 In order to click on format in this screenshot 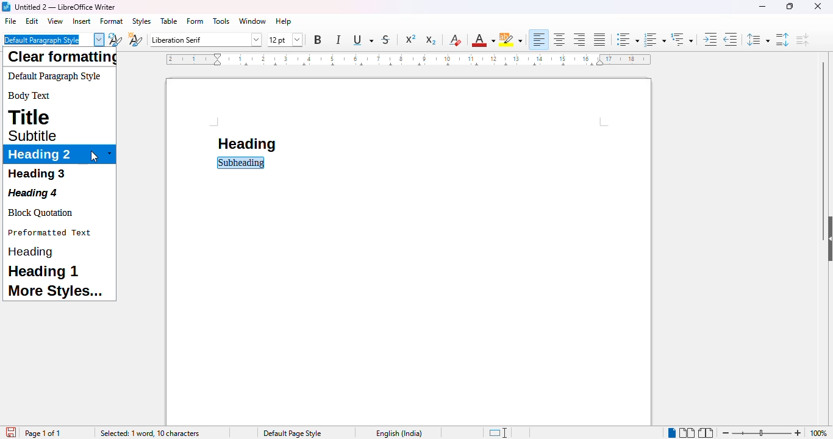, I will do `click(112, 21)`.